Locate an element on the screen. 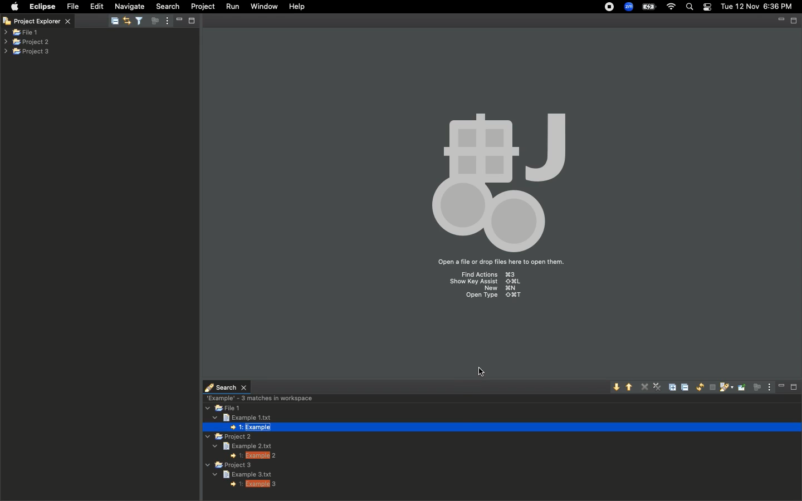  Collapse all is located at coordinates (687, 387).